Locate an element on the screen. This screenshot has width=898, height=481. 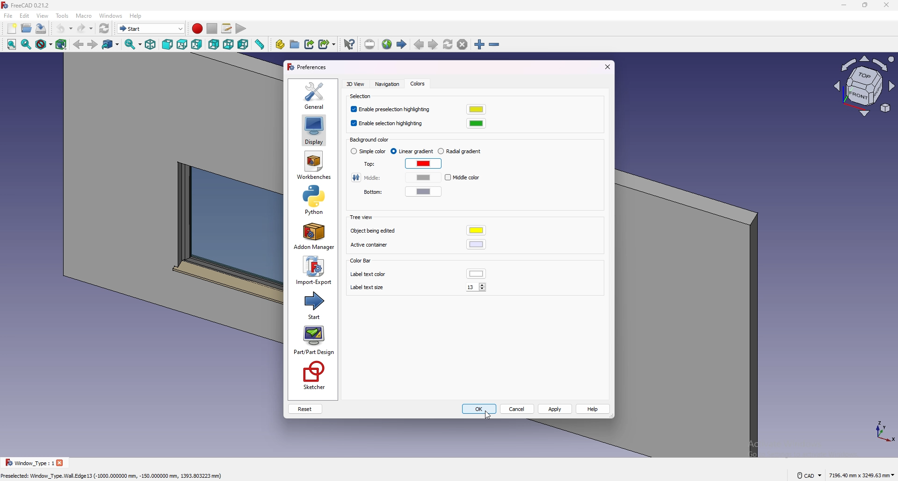
selection highlighting color is located at coordinates (476, 123).